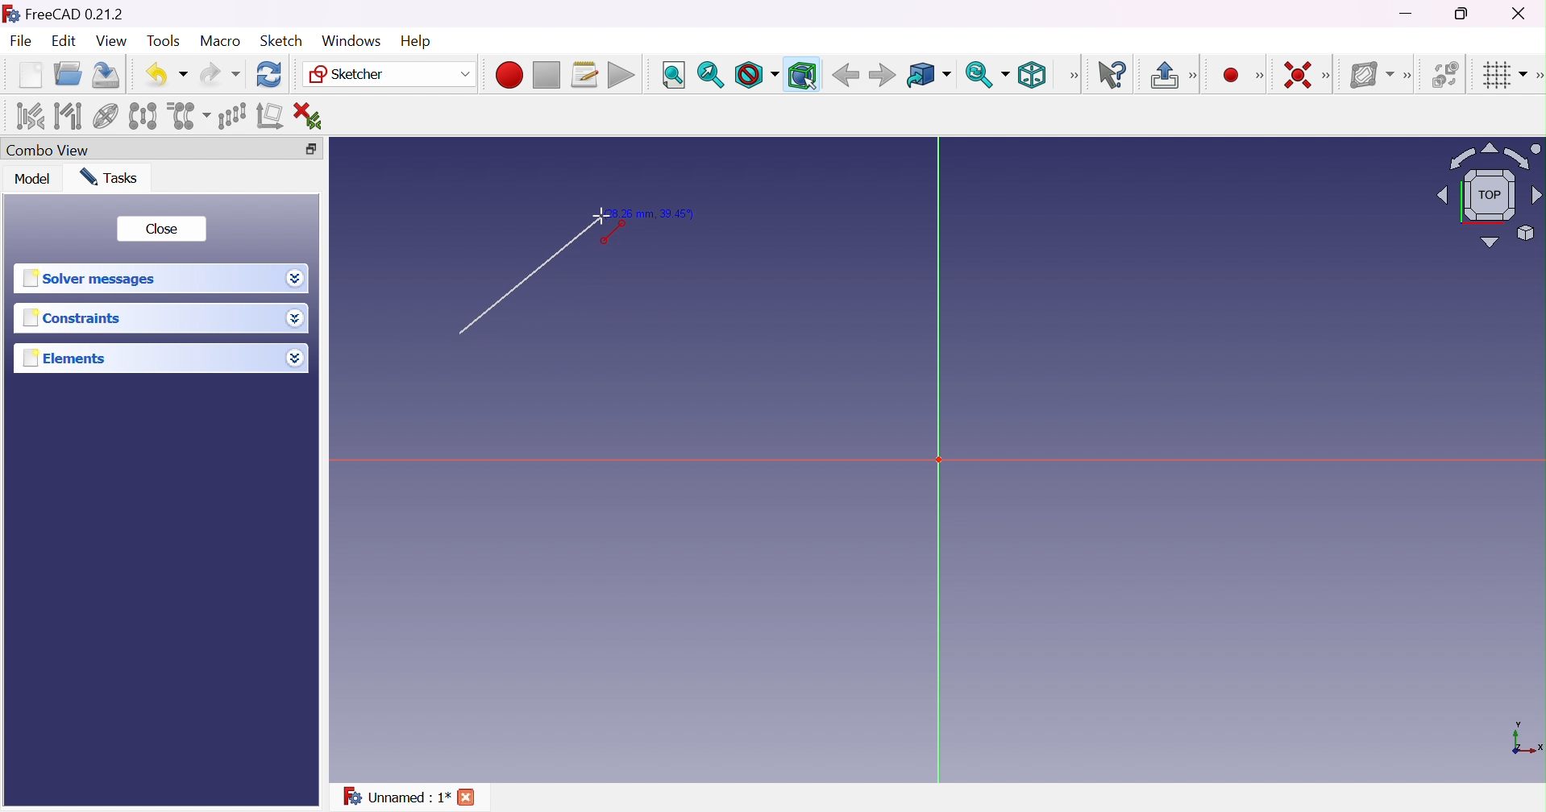 The image size is (1546, 812). Describe the element at coordinates (801, 74) in the screenshot. I see `Bounding box` at that location.